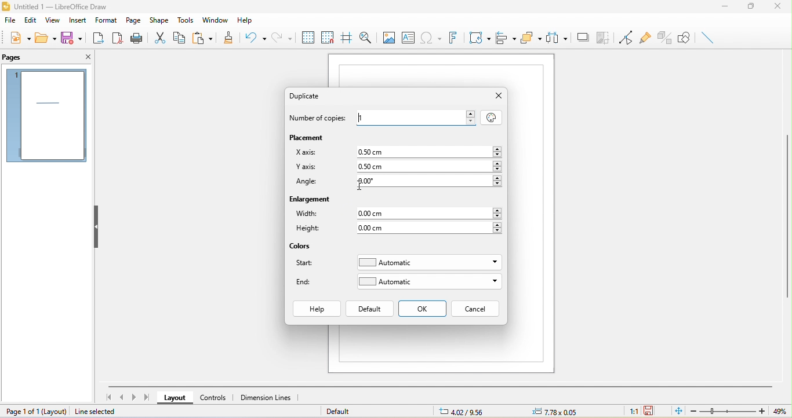  Describe the element at coordinates (623, 36) in the screenshot. I see `toggle point edit mode` at that location.